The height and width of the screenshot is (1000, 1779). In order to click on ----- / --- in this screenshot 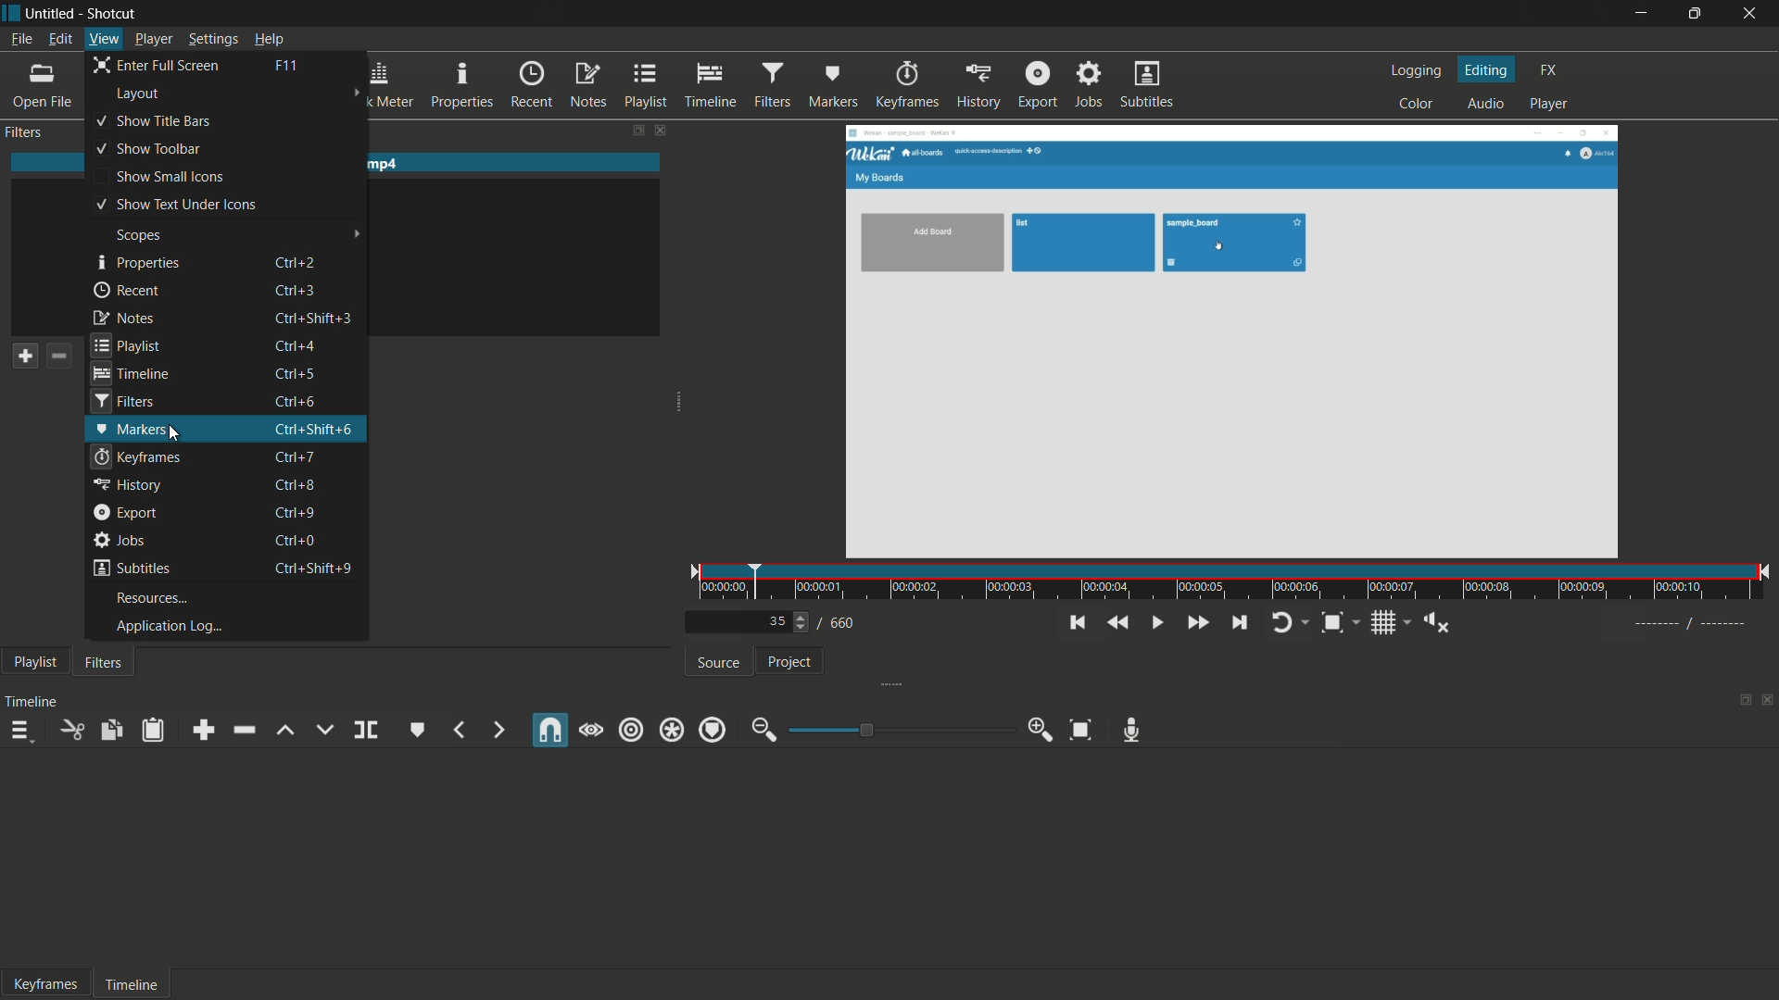, I will do `click(1689, 624)`.